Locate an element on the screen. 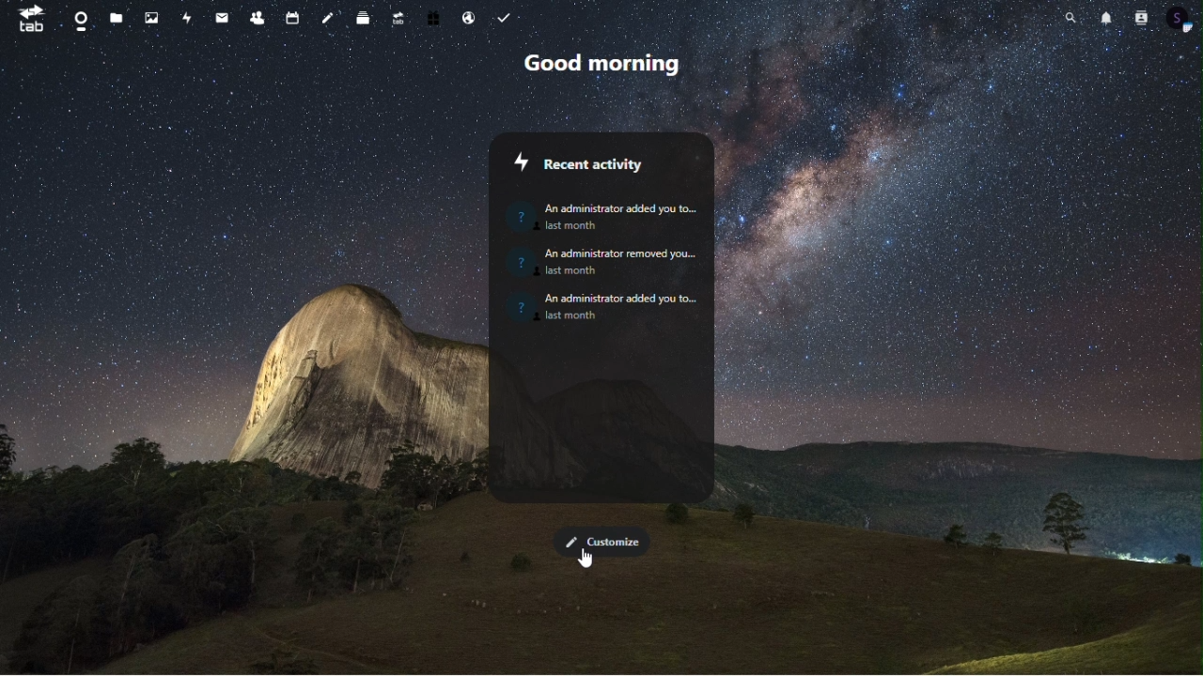 The width and height of the screenshot is (1203, 676). note is located at coordinates (328, 16).